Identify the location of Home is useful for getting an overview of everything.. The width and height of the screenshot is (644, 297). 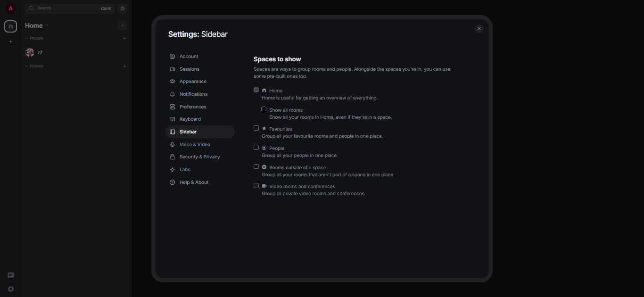
(330, 98).